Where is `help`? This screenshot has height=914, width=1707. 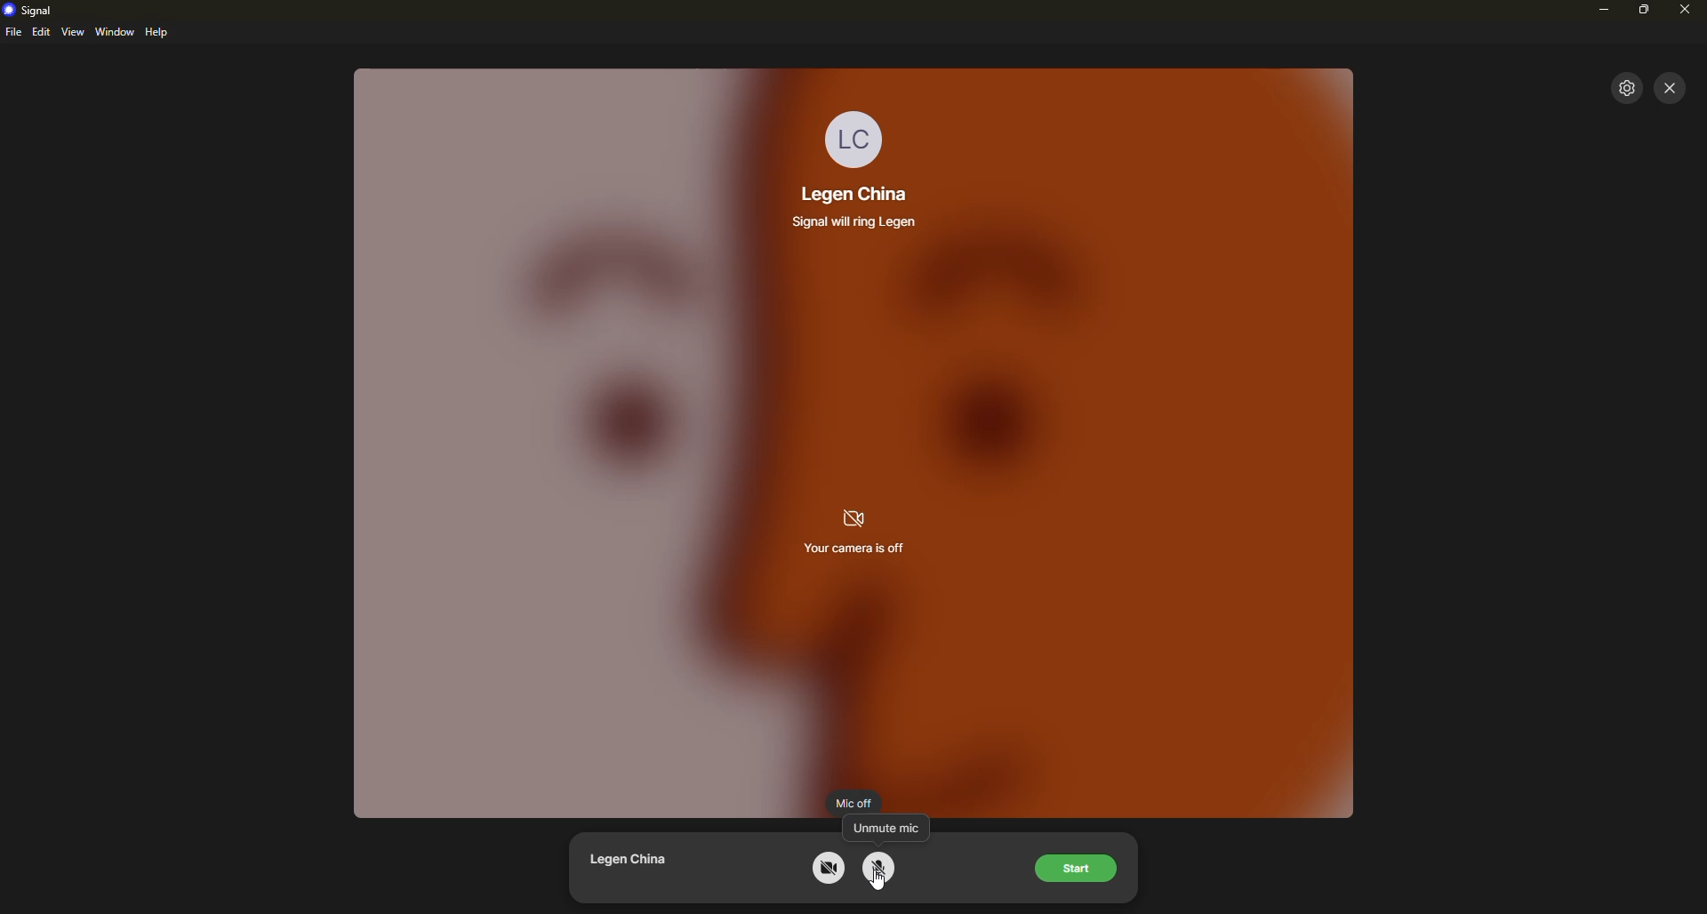 help is located at coordinates (159, 32).